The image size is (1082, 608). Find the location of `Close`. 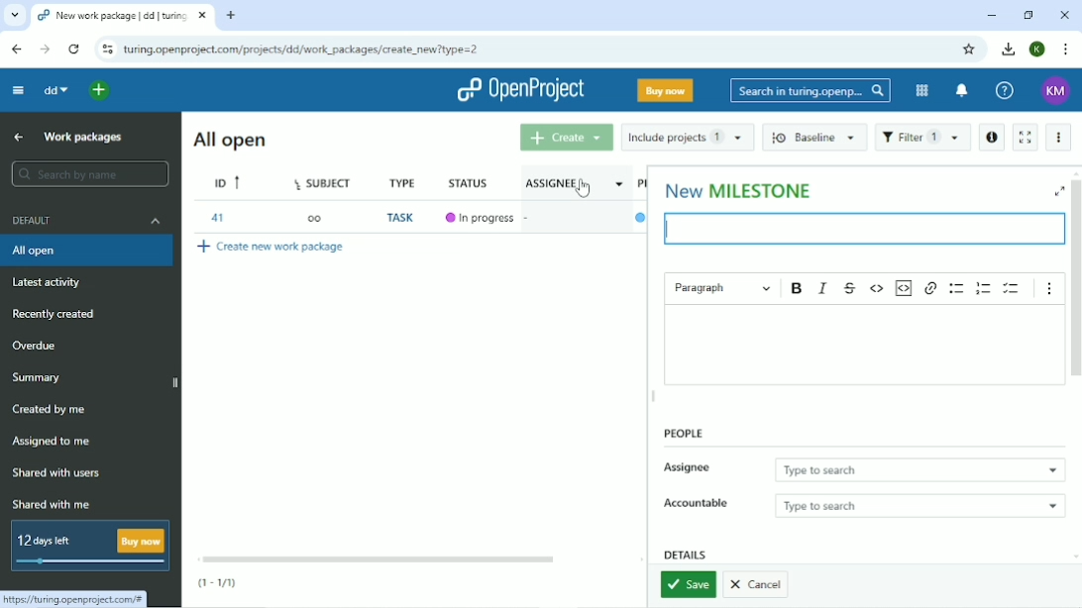

Close is located at coordinates (1065, 16).